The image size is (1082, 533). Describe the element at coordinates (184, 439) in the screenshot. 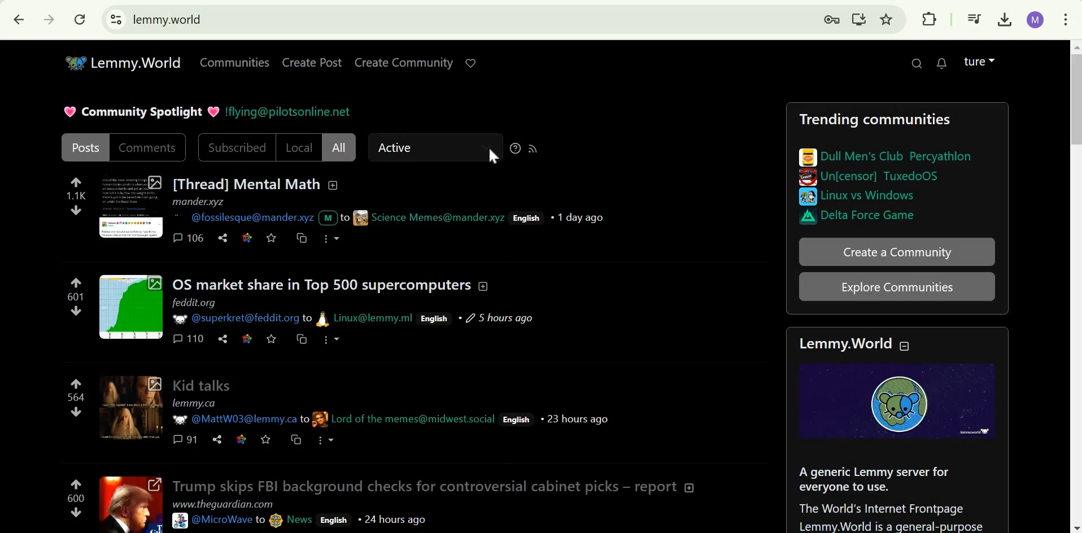

I see `comments` at that location.